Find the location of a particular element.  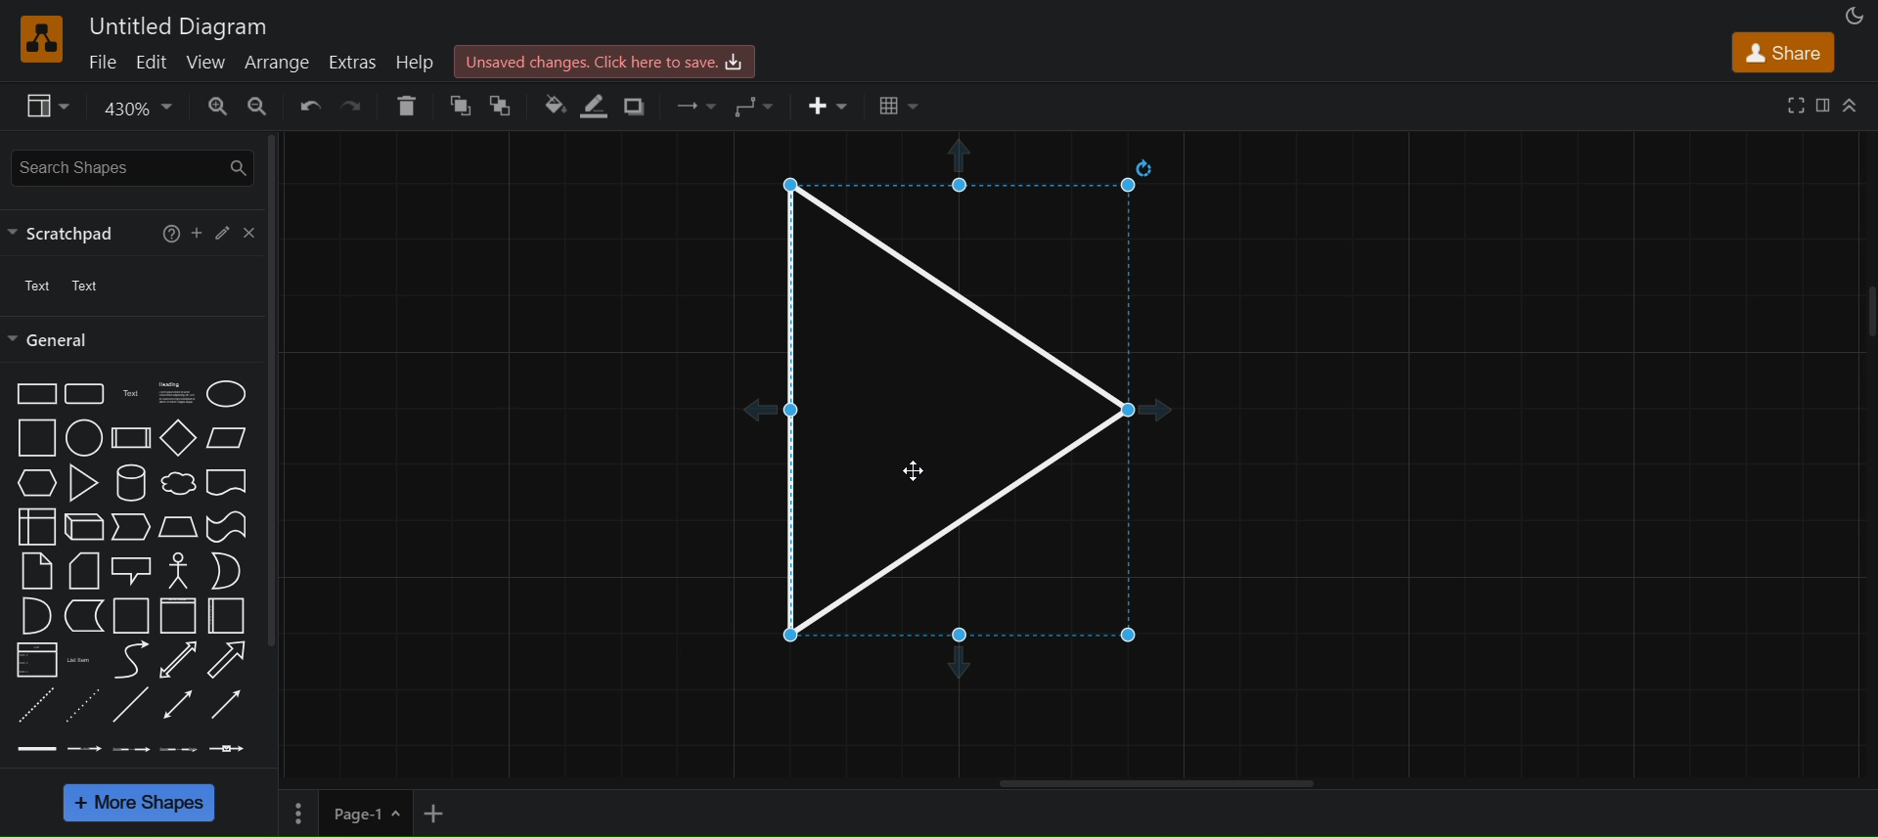

appearance is located at coordinates (1852, 15).